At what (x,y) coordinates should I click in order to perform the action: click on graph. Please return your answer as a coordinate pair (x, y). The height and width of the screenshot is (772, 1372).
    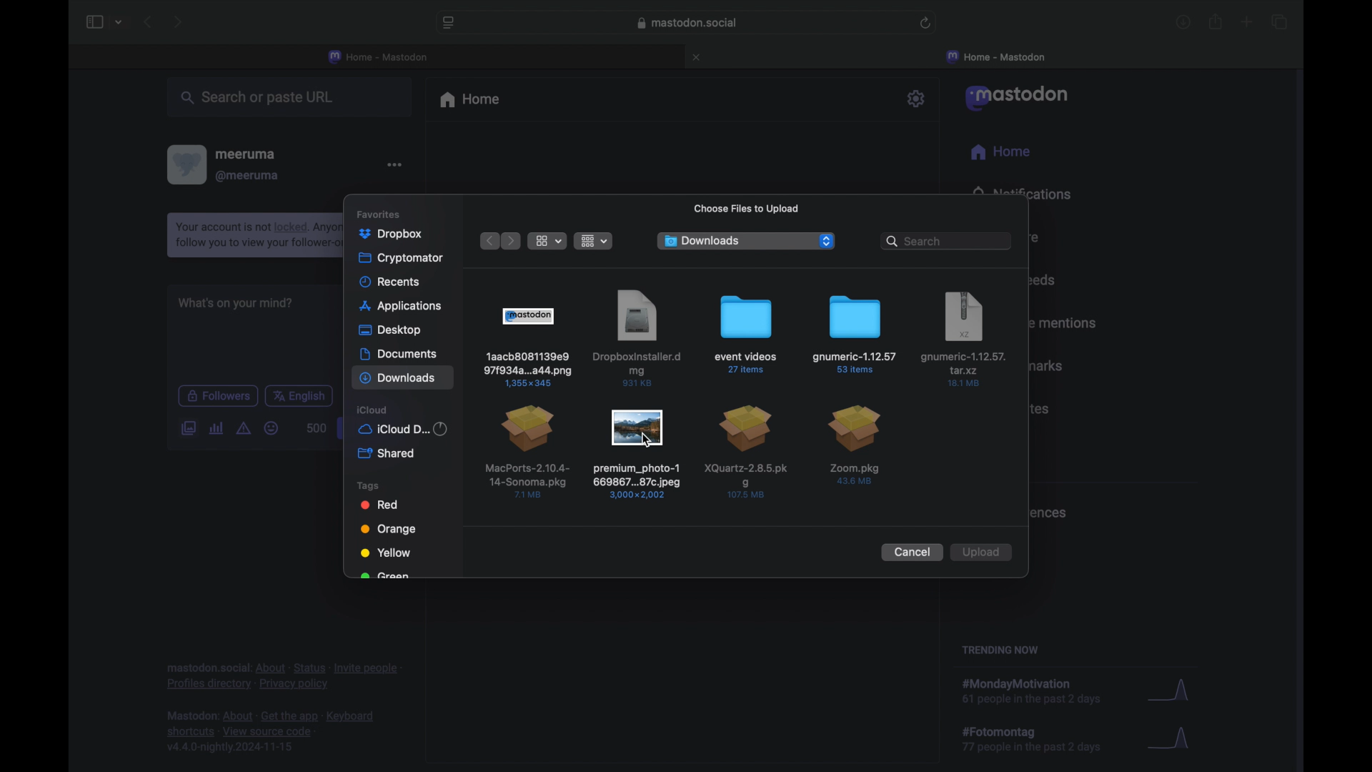
    Looking at the image, I should click on (1168, 686).